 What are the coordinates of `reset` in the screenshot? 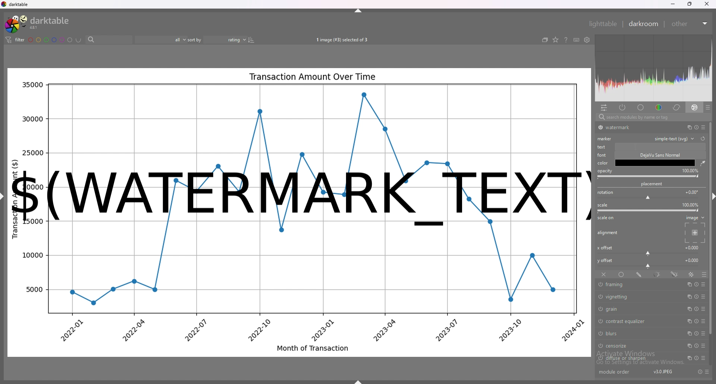 It's located at (696, 334).